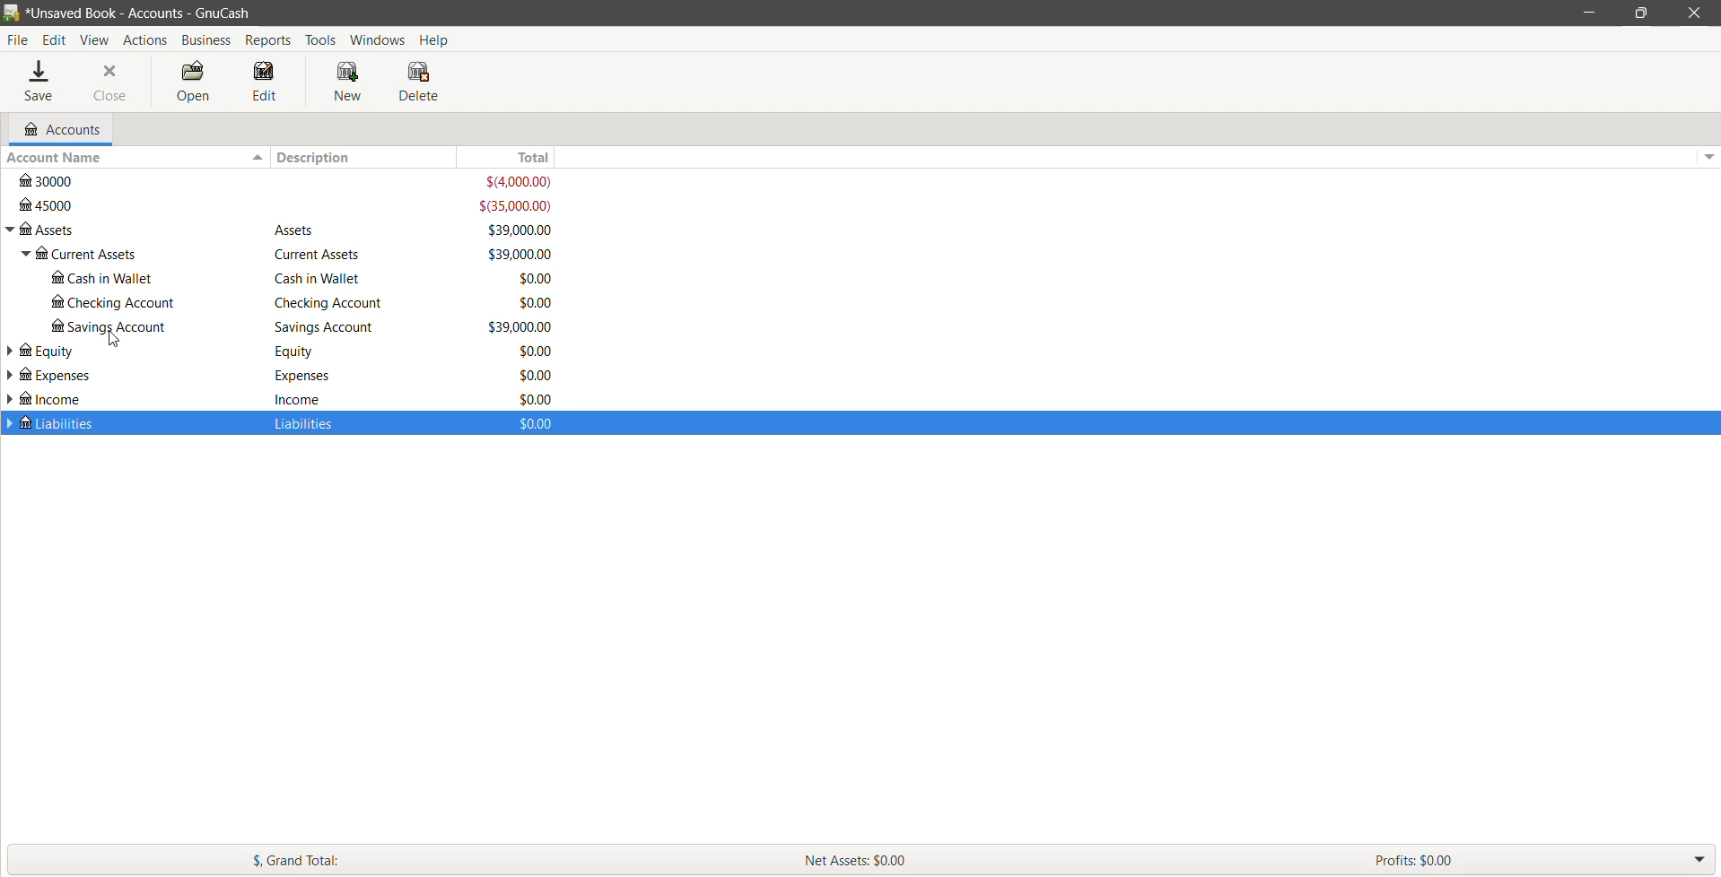 This screenshot has height=877, width=1721. Describe the element at coordinates (207, 40) in the screenshot. I see `Business` at that location.